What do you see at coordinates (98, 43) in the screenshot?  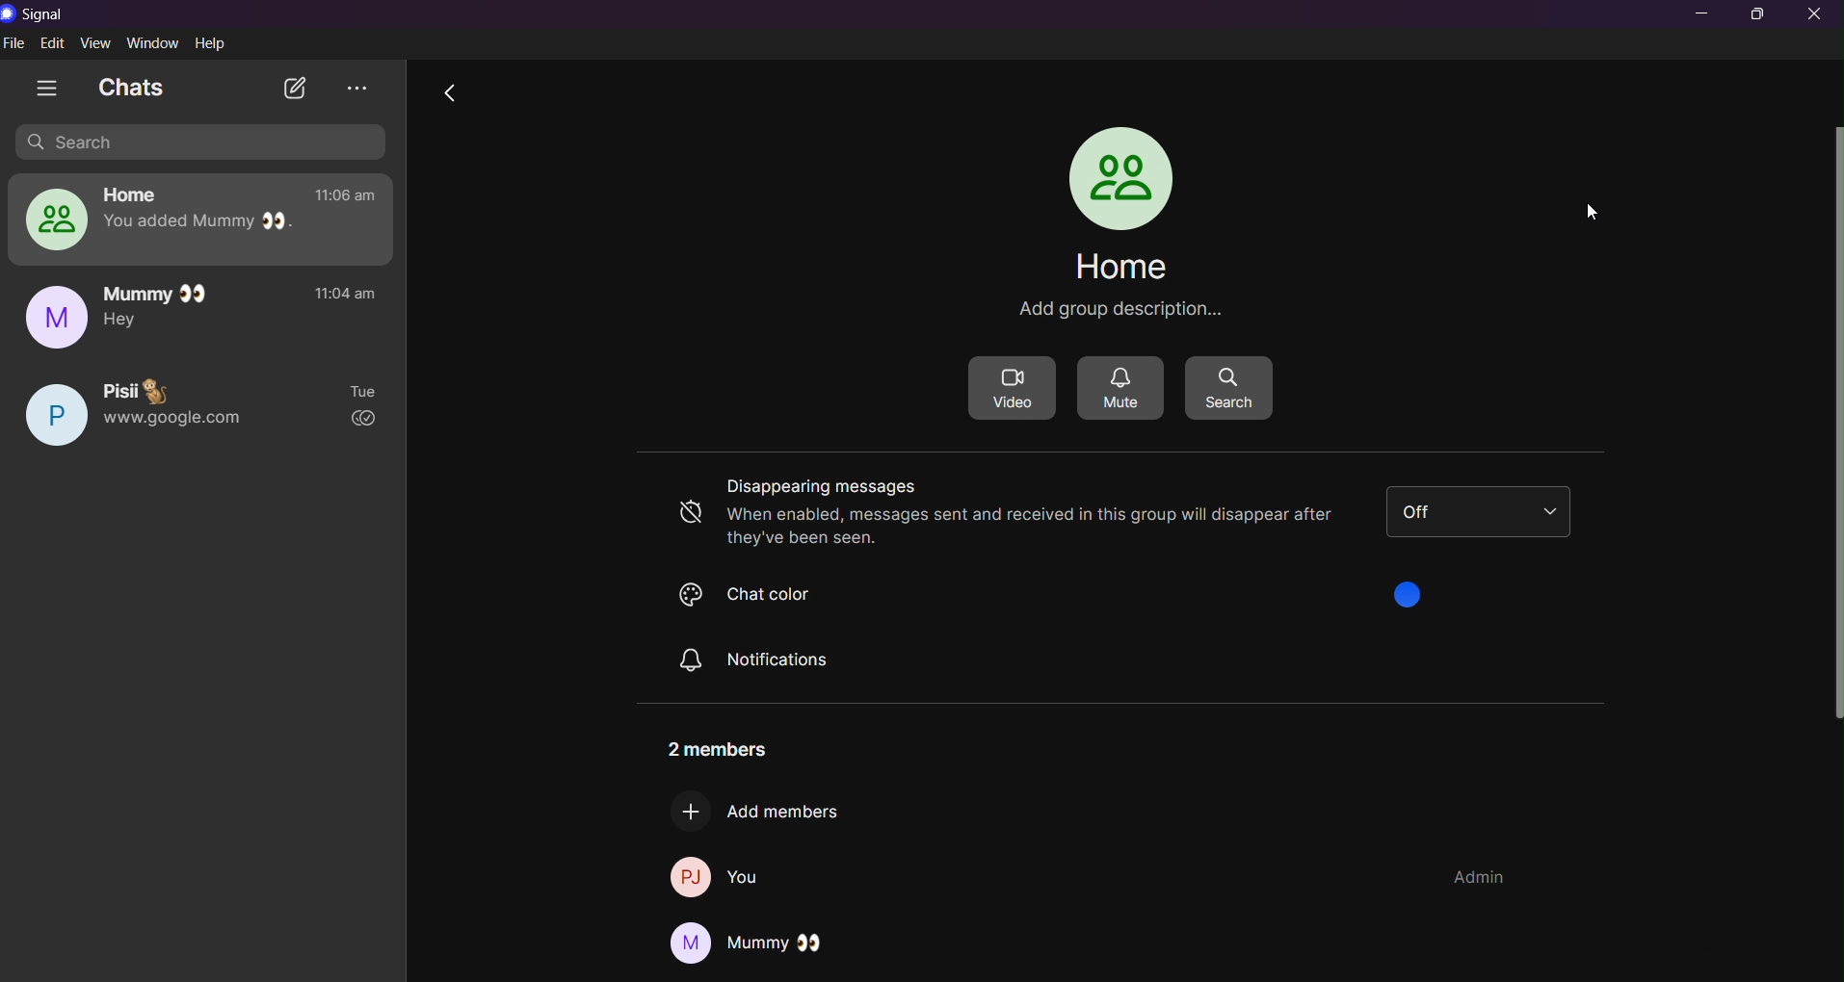 I see `view` at bounding box center [98, 43].